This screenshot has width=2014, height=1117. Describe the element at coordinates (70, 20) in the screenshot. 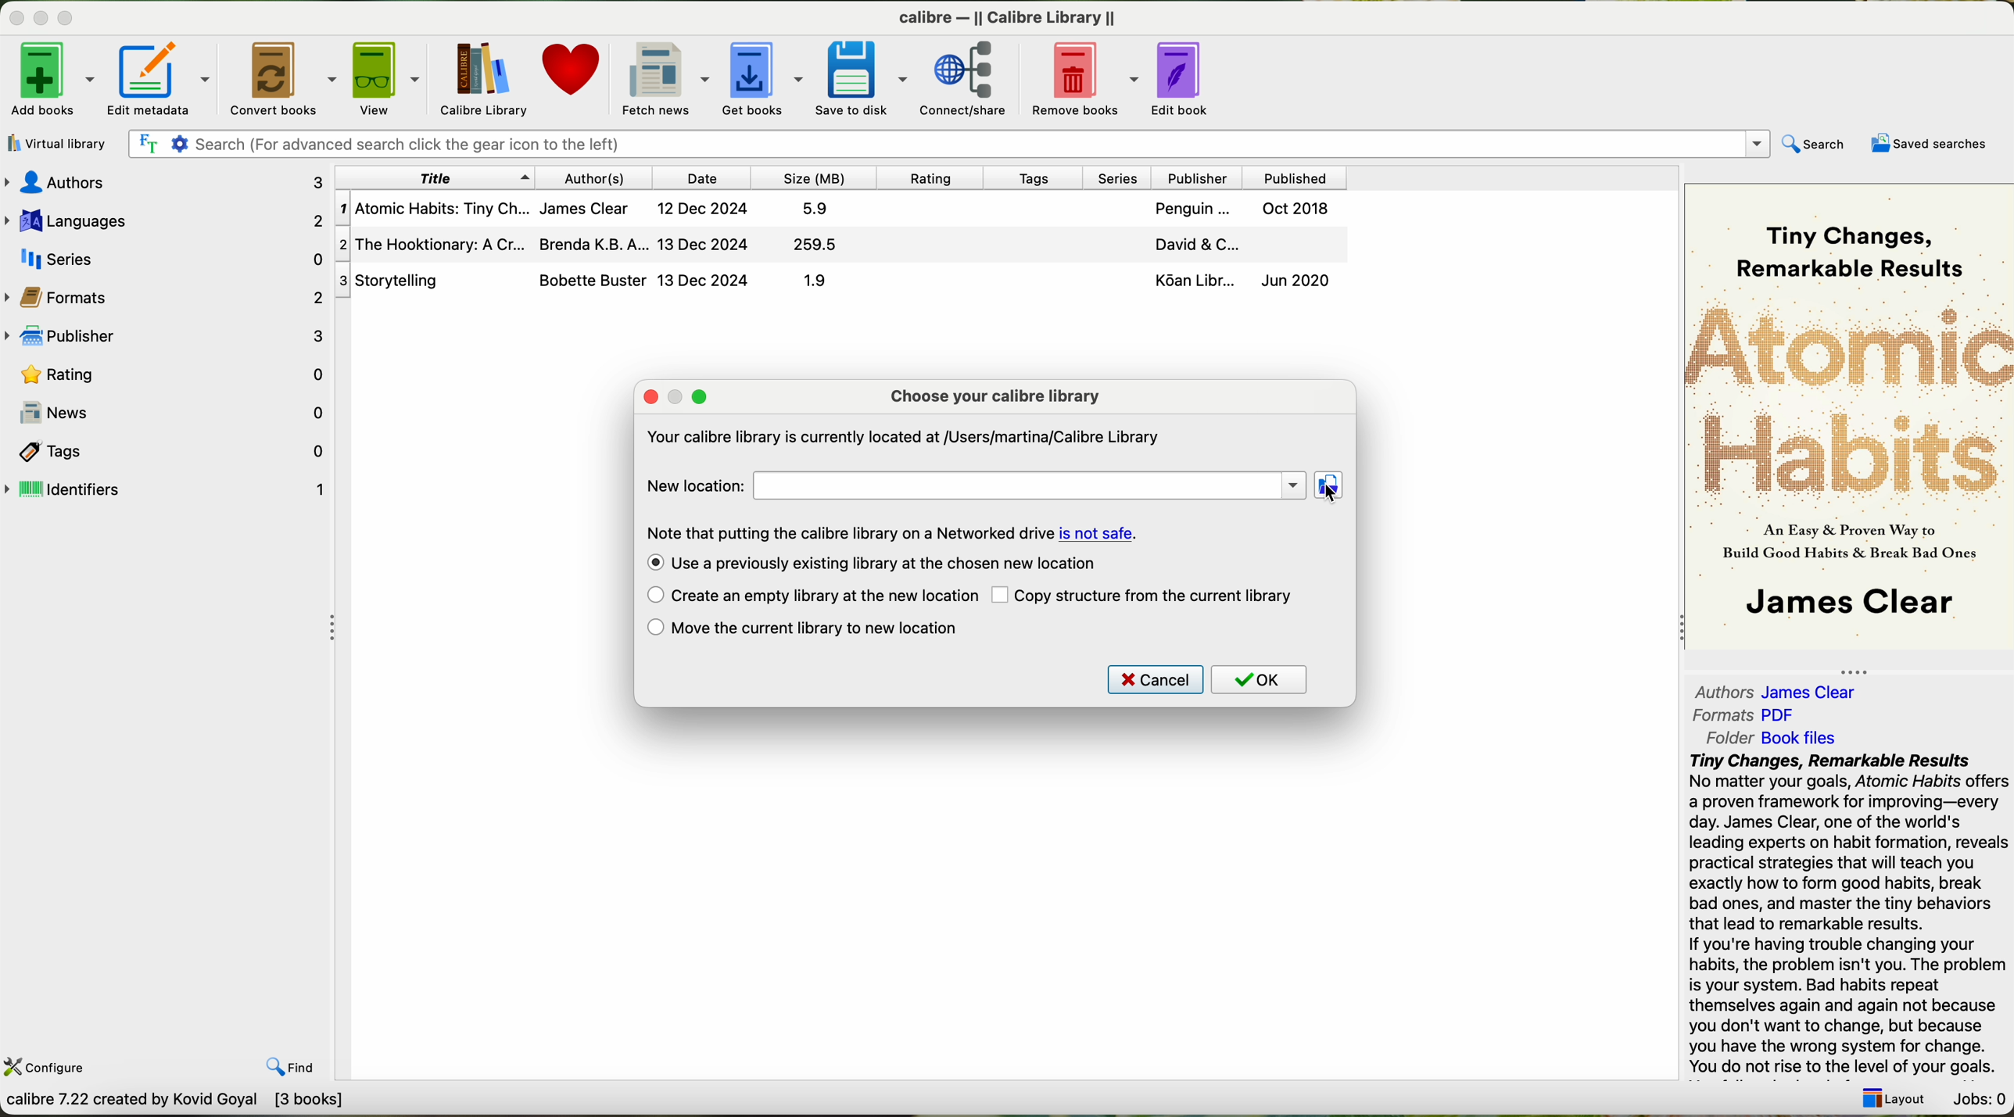

I see `maximize window` at that location.